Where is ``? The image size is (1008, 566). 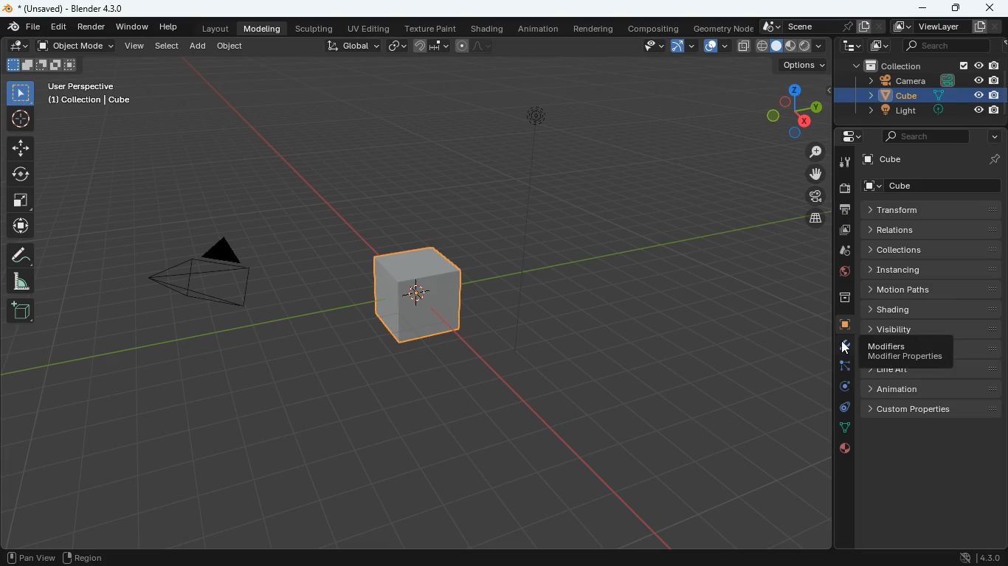
 is located at coordinates (976, 80).